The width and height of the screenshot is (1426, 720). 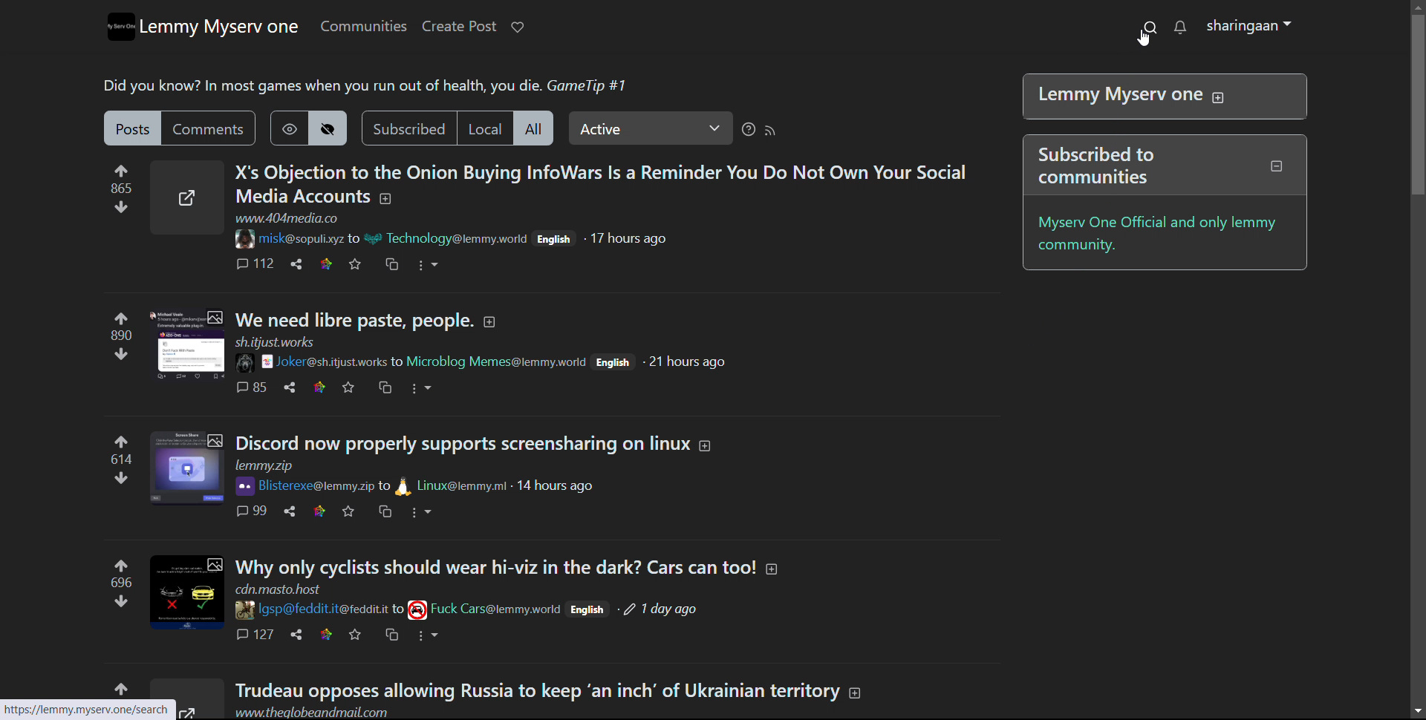 I want to click on Post URL, so click(x=290, y=219).